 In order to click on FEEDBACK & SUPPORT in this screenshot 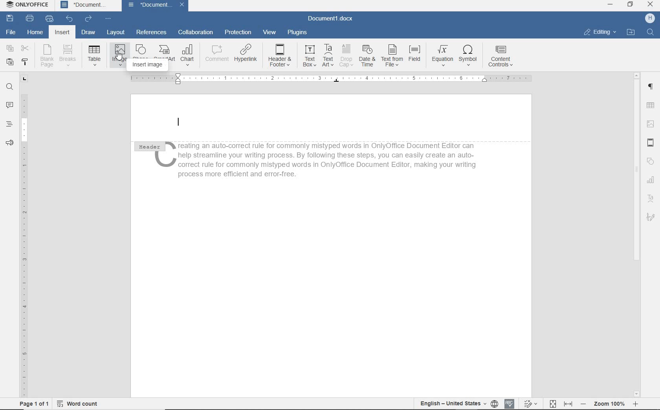, I will do `click(10, 142)`.